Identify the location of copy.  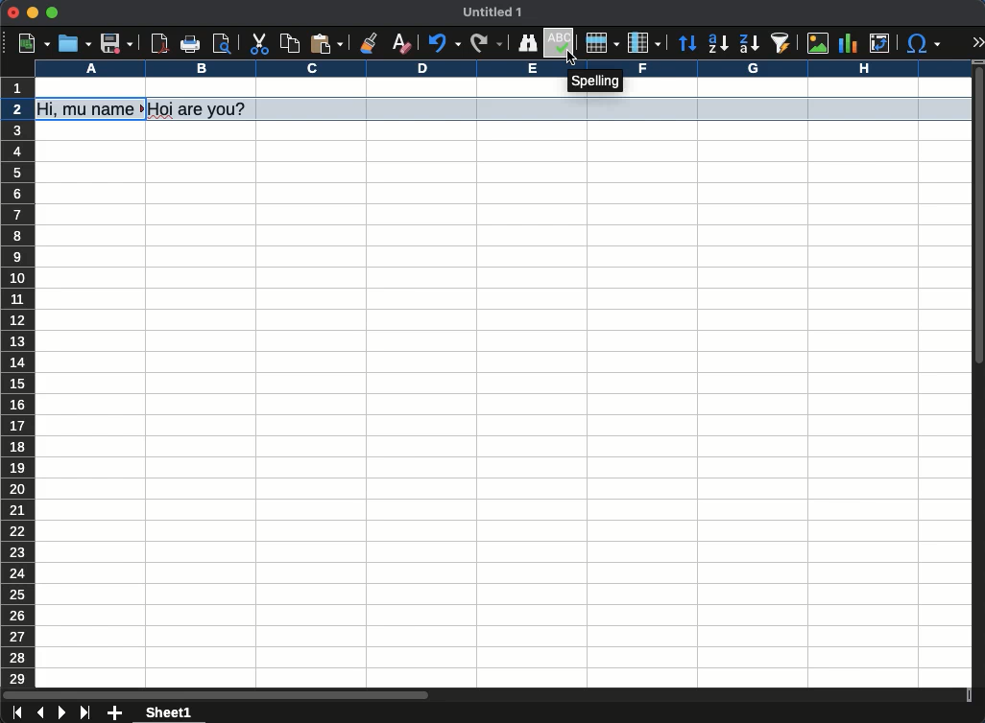
(290, 44).